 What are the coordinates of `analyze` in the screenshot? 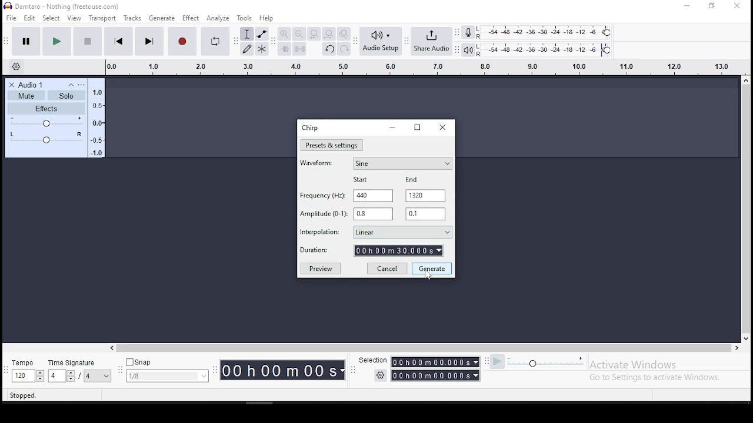 It's located at (218, 18).